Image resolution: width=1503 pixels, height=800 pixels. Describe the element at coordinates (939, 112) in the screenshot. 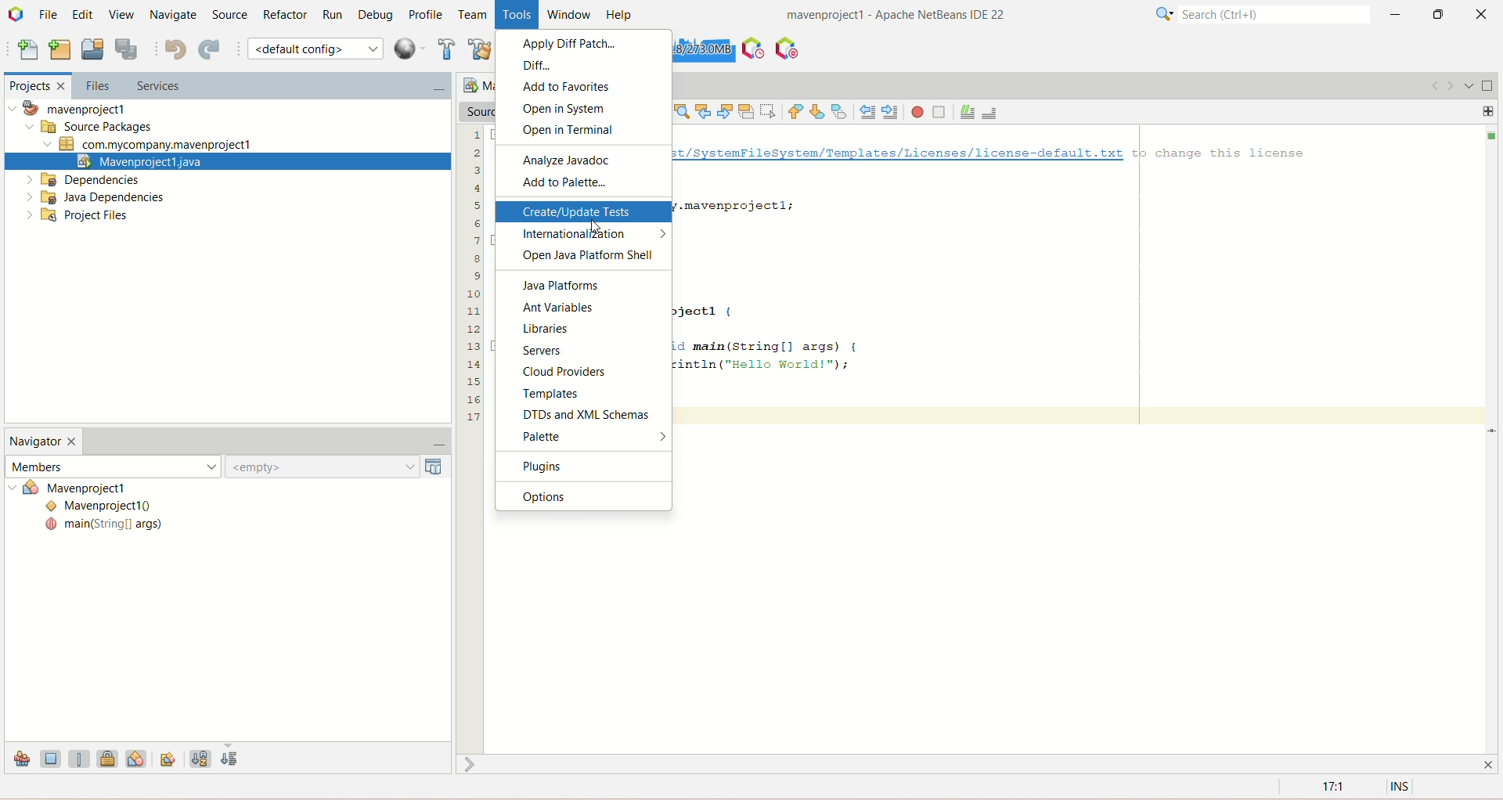

I see `stop macro recording` at that location.